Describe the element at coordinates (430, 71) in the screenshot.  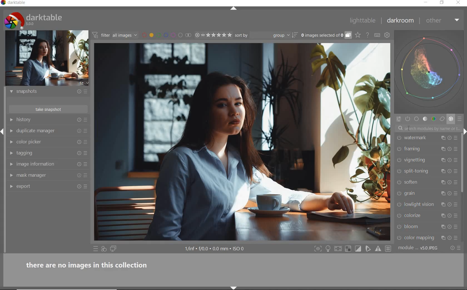
I see `waveform` at that location.